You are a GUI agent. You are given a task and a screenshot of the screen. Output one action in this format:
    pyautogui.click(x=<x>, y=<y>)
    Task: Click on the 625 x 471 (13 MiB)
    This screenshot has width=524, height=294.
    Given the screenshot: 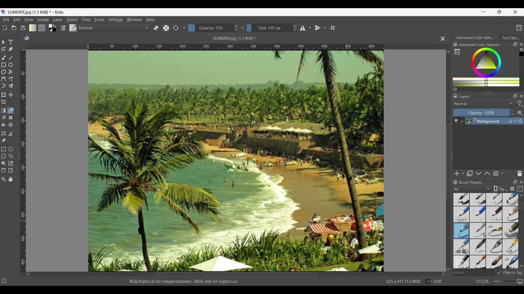 What is the action you would take?
    pyautogui.click(x=403, y=282)
    